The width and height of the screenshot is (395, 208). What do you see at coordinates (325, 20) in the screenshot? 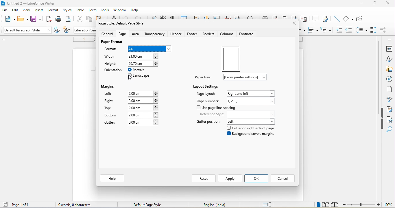
I see `track change functions` at bounding box center [325, 20].